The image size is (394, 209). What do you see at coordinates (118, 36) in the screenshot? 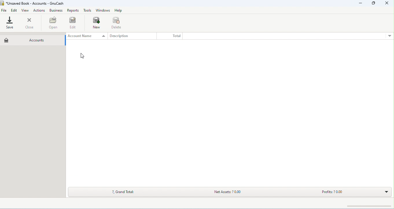
I see `description` at bounding box center [118, 36].